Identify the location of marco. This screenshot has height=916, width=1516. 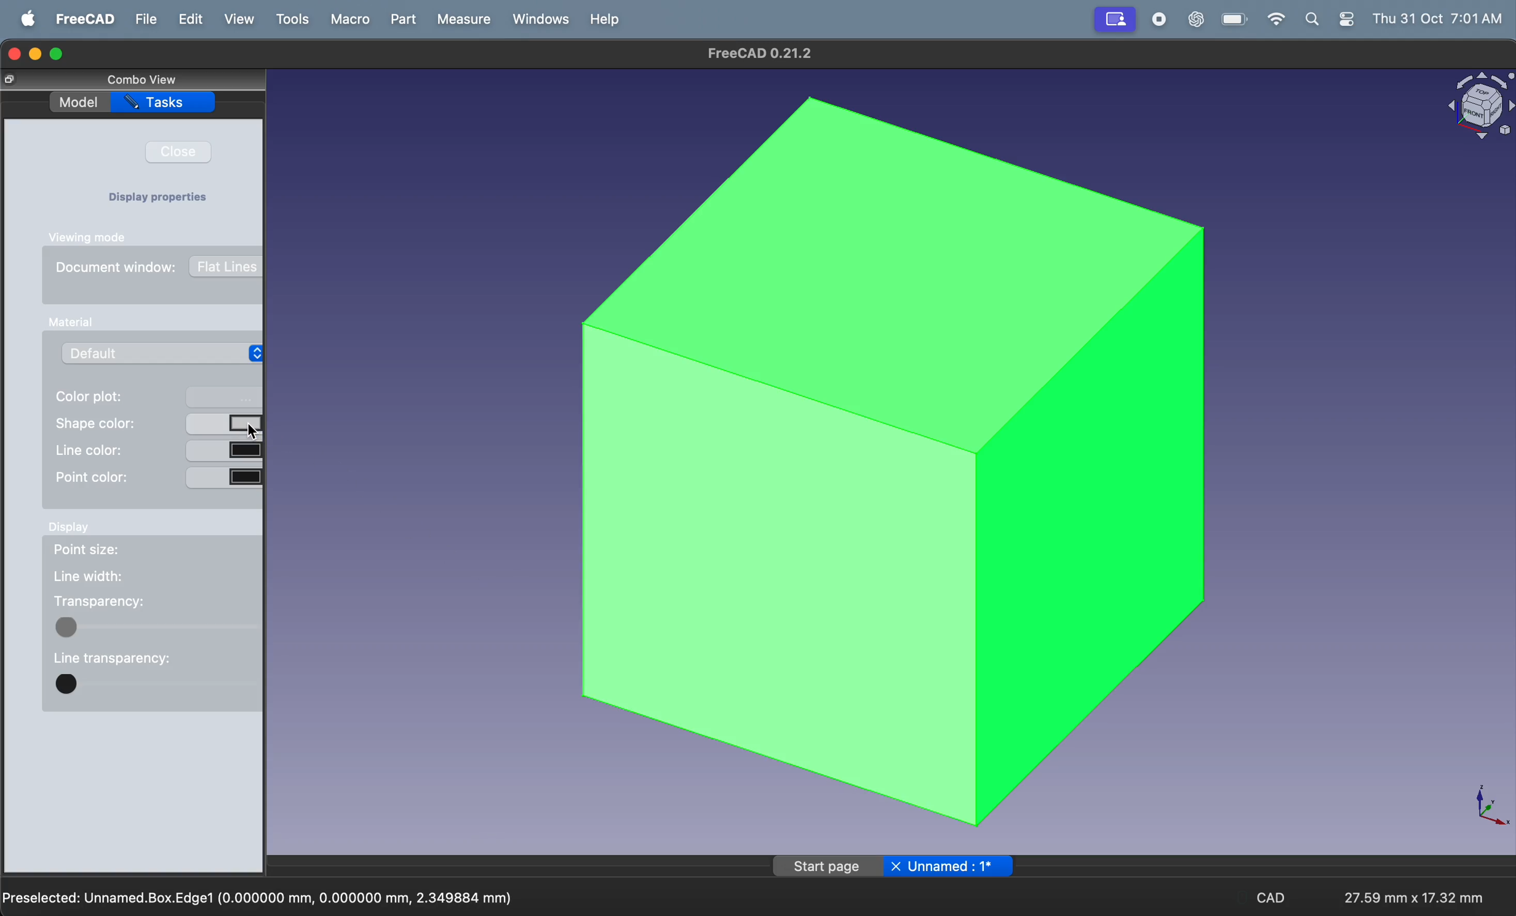
(349, 19).